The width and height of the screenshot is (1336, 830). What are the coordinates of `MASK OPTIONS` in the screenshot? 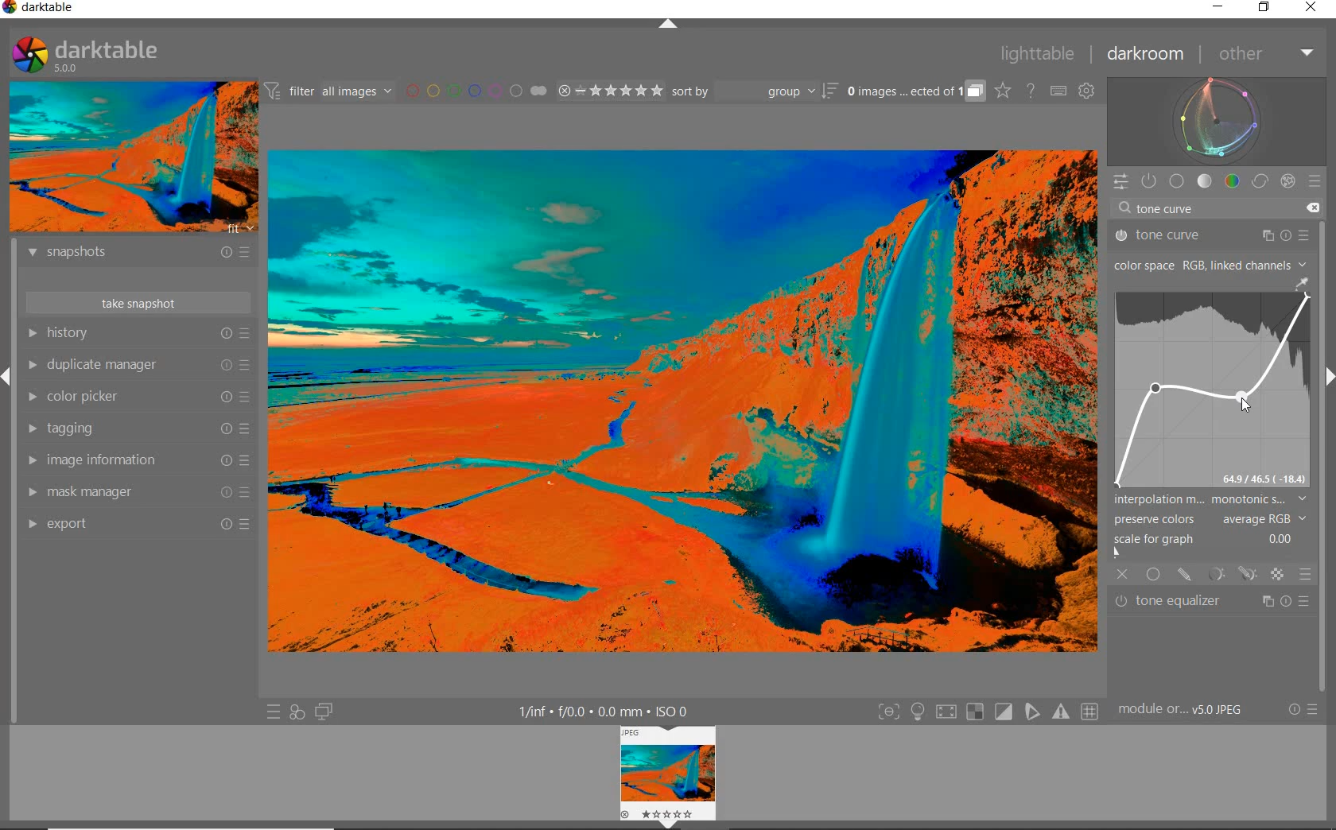 It's located at (1231, 575).